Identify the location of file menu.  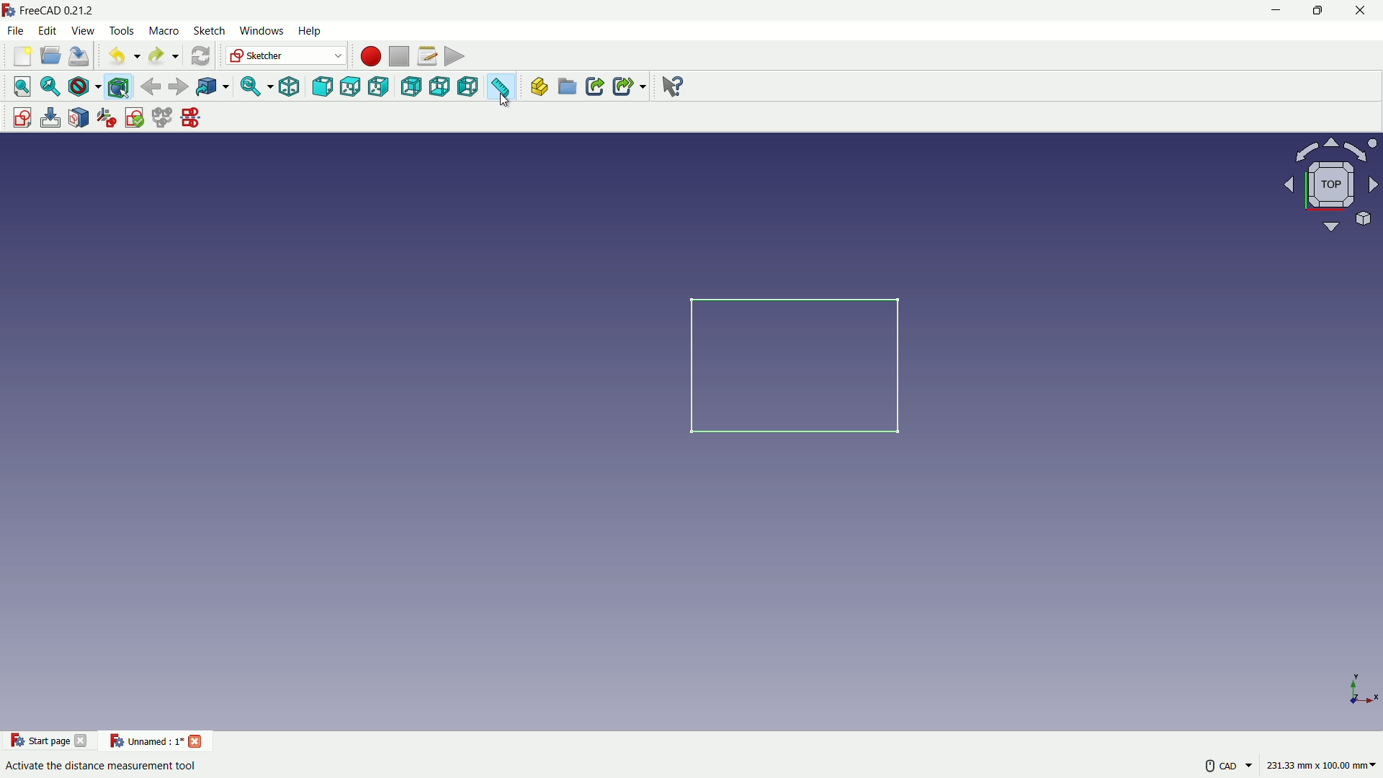
(17, 31).